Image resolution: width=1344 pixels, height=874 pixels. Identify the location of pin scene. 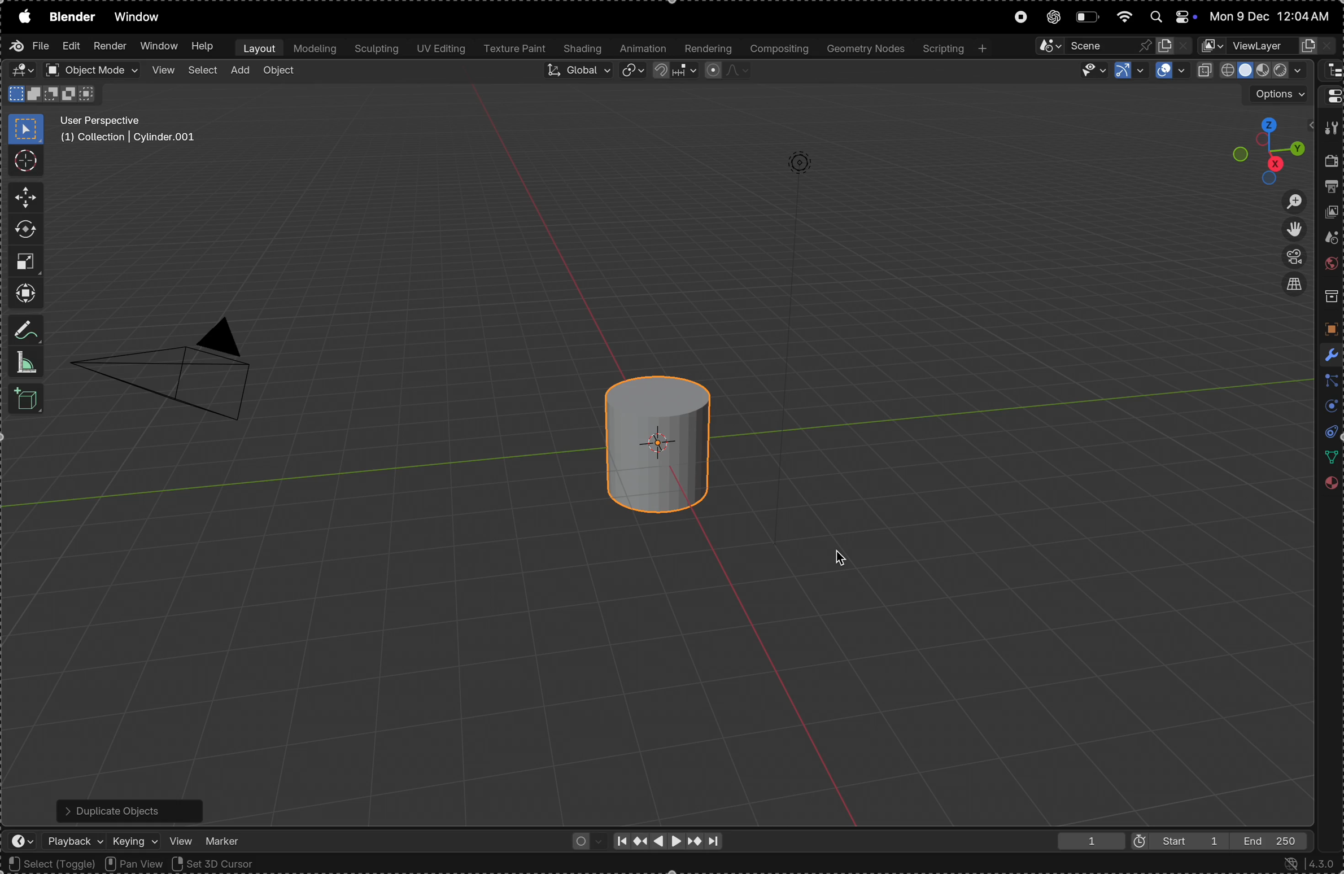
(1090, 45).